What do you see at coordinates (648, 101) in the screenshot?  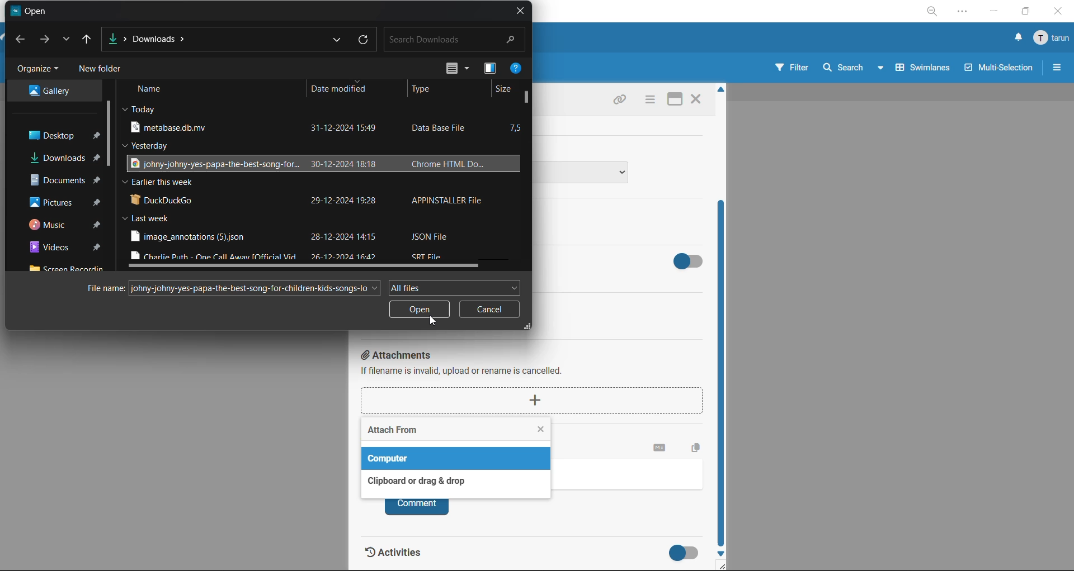 I see `card actions` at bounding box center [648, 101].